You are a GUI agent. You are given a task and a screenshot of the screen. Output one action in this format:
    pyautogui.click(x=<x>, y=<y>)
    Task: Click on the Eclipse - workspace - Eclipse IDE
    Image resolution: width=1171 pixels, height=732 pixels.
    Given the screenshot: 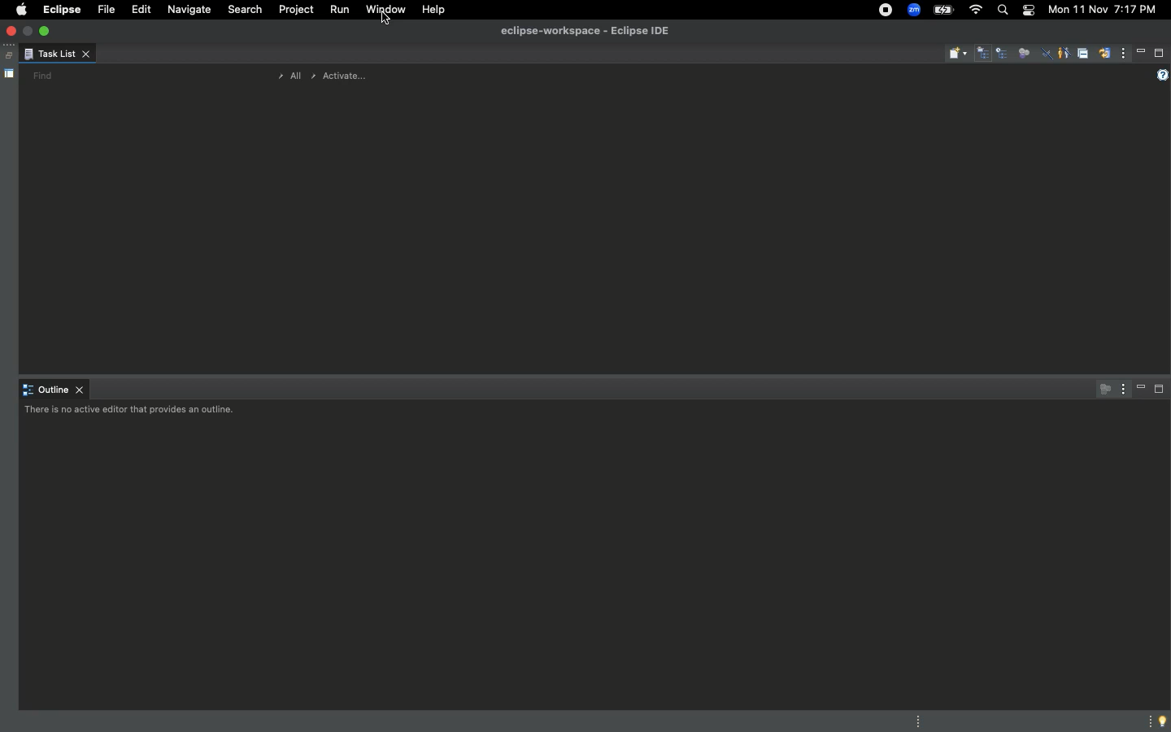 What is the action you would take?
    pyautogui.click(x=585, y=32)
    